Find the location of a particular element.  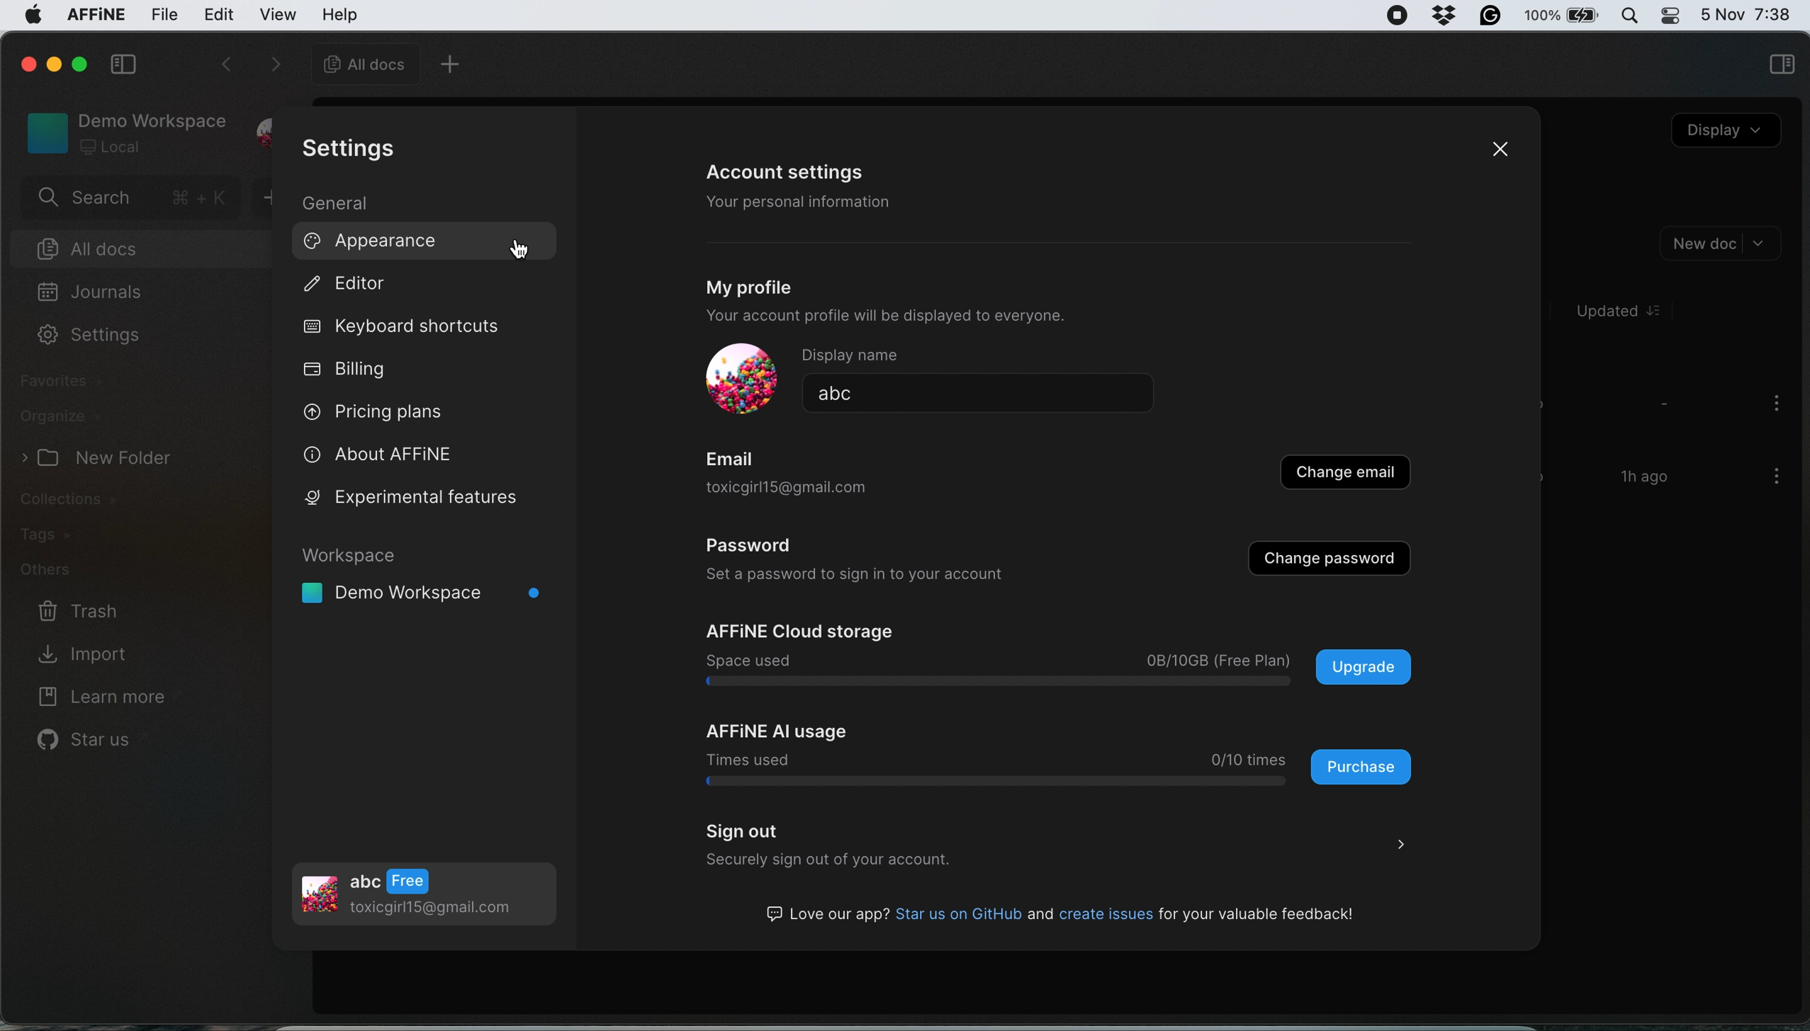

all docs is located at coordinates (128, 247).